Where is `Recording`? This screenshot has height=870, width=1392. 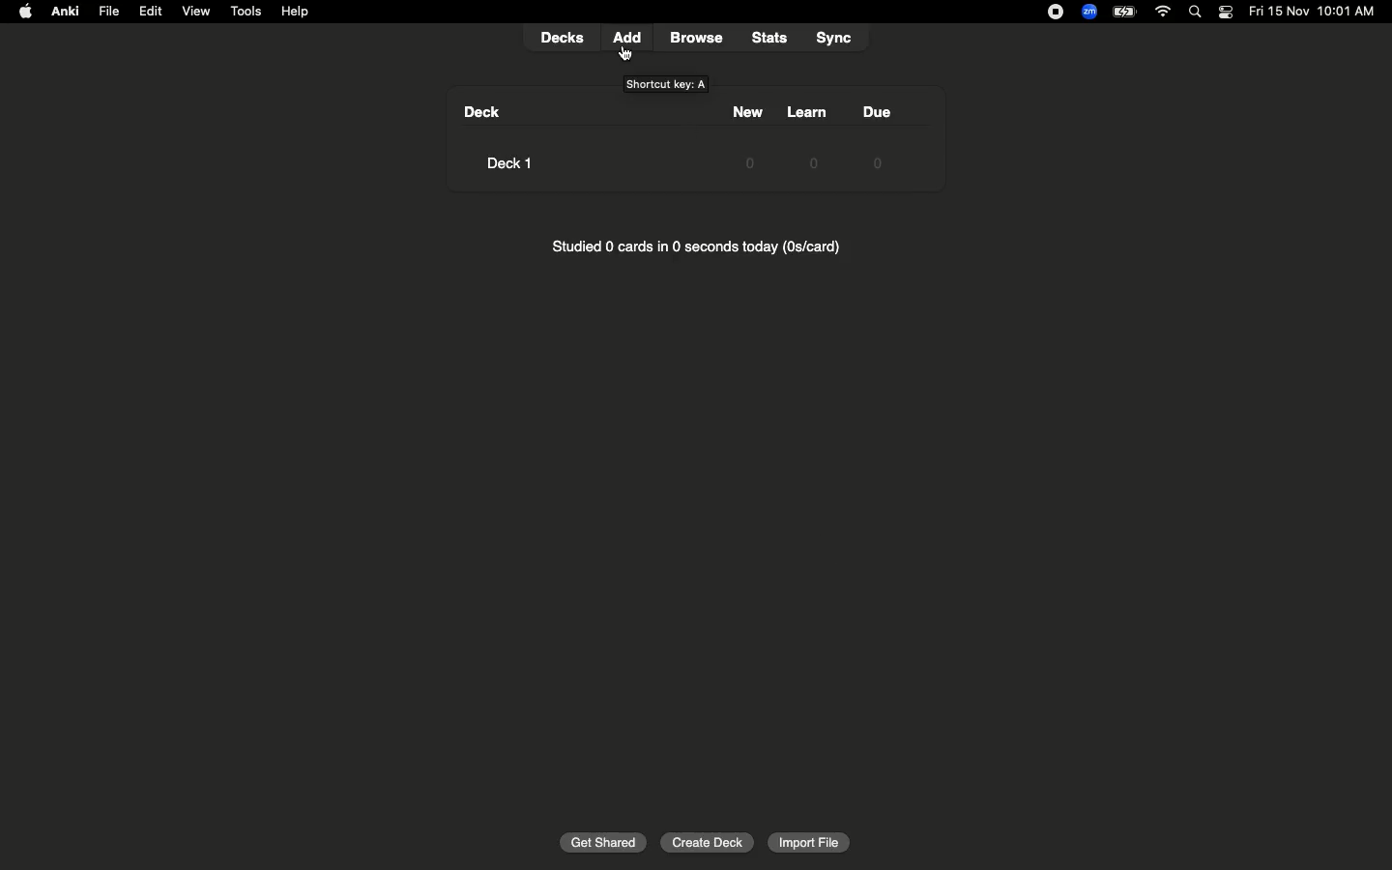
Recording is located at coordinates (1052, 13).